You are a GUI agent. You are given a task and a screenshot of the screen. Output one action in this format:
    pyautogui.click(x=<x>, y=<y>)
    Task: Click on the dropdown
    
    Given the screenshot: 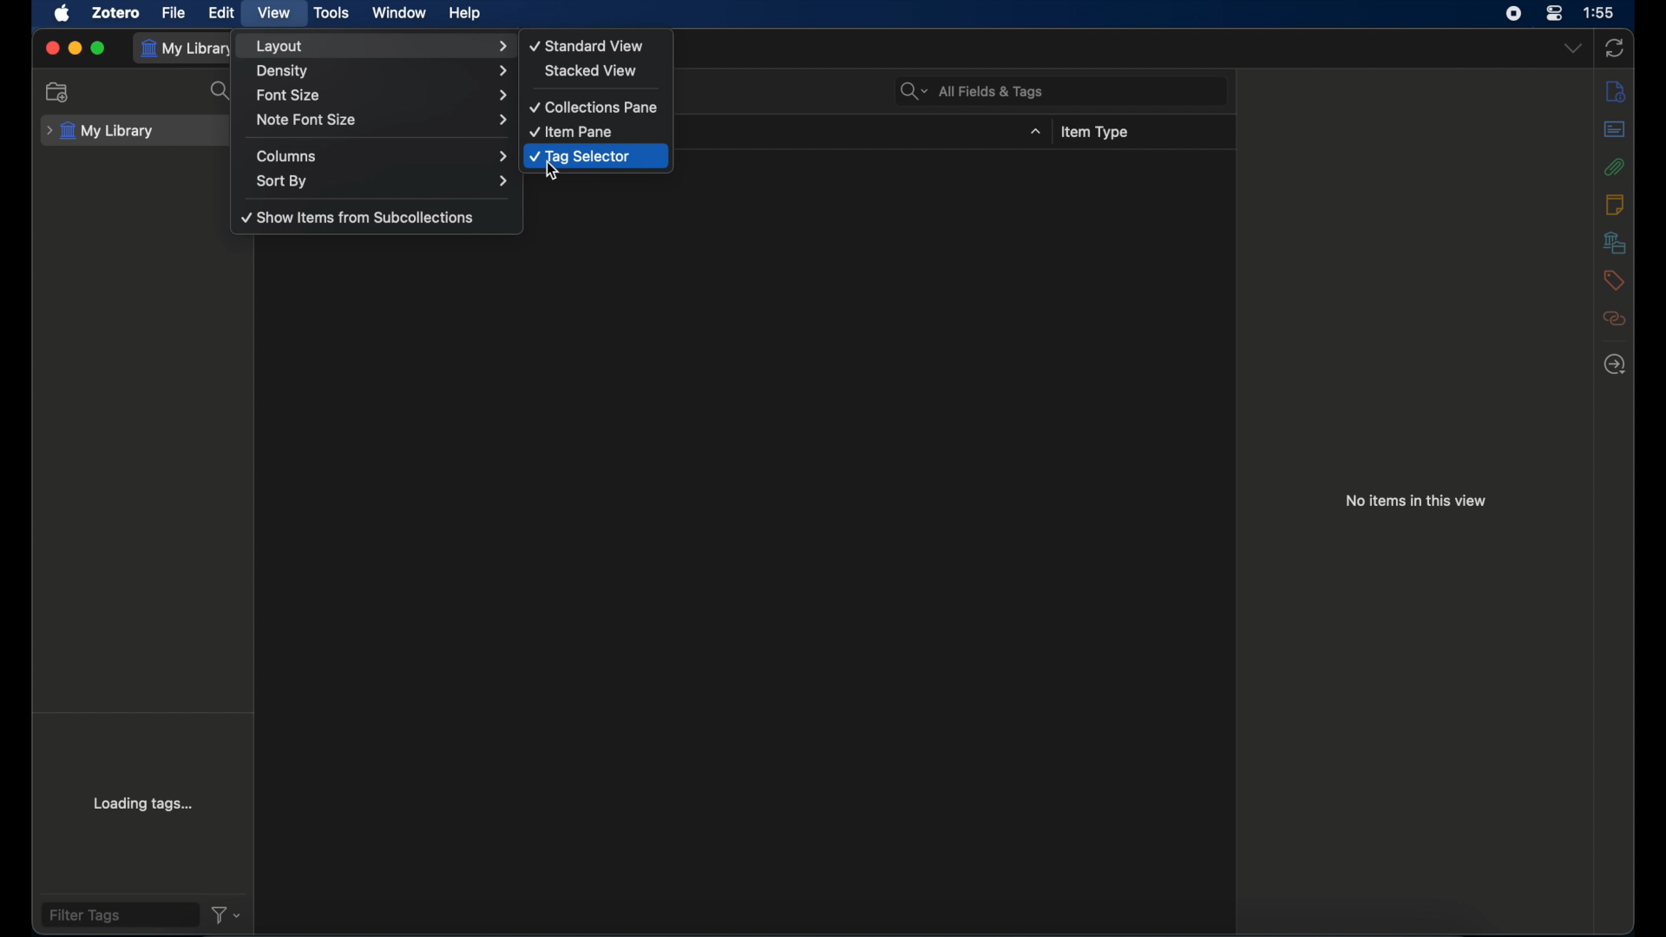 What is the action you would take?
    pyautogui.click(x=1034, y=132)
    